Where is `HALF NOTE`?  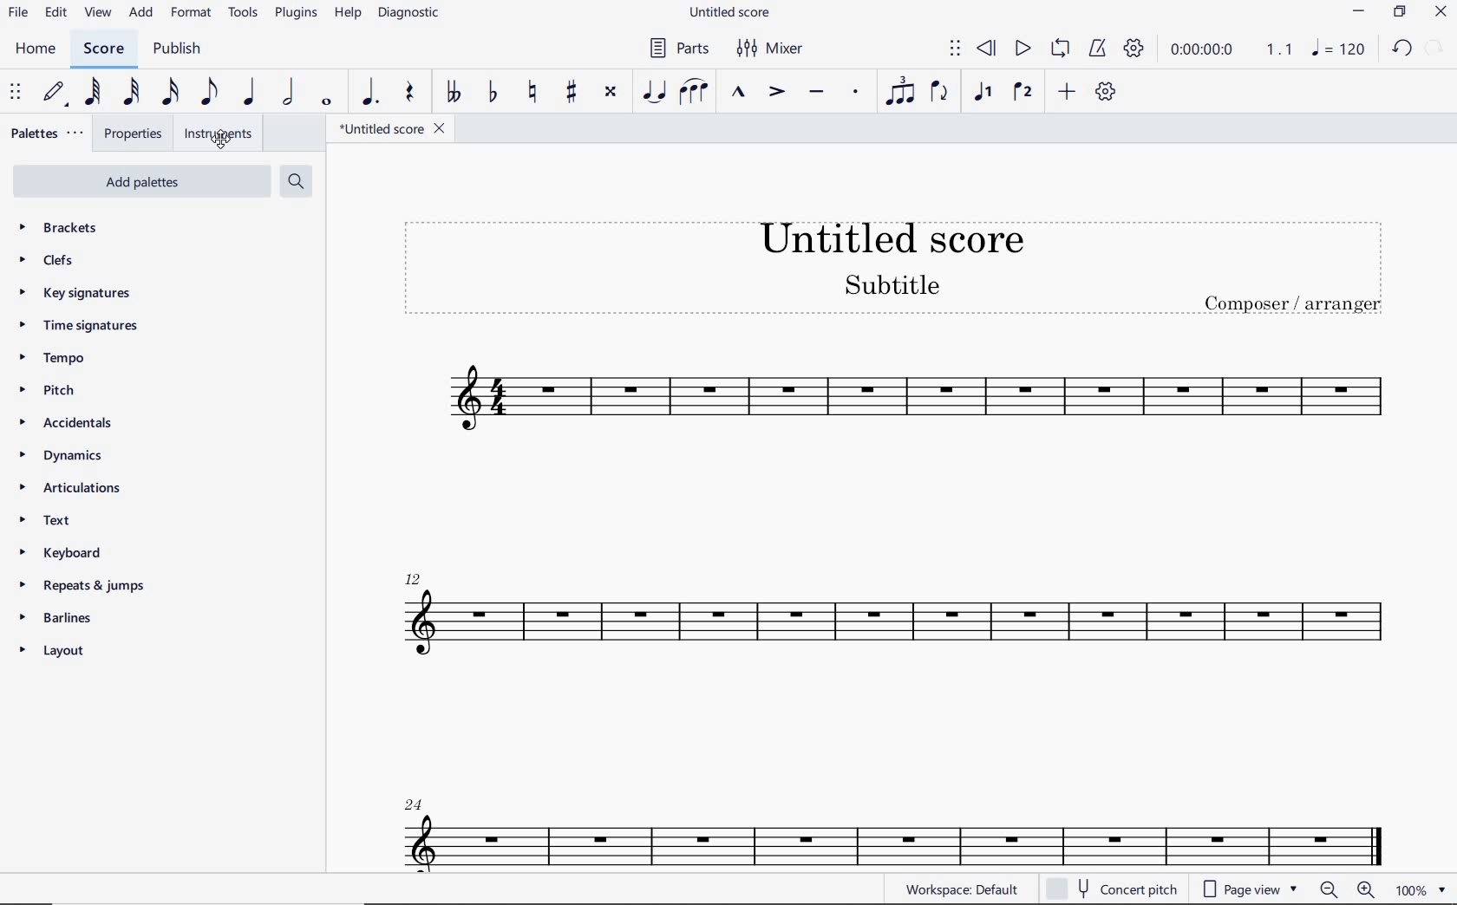 HALF NOTE is located at coordinates (290, 94).